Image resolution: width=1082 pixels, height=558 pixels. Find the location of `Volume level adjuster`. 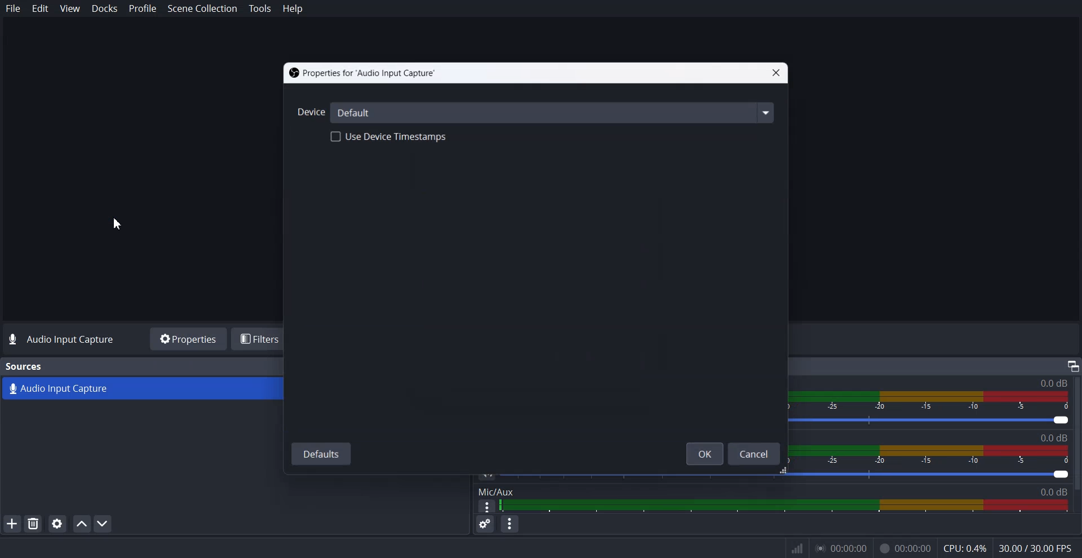

Volume level adjuster is located at coordinates (935, 422).